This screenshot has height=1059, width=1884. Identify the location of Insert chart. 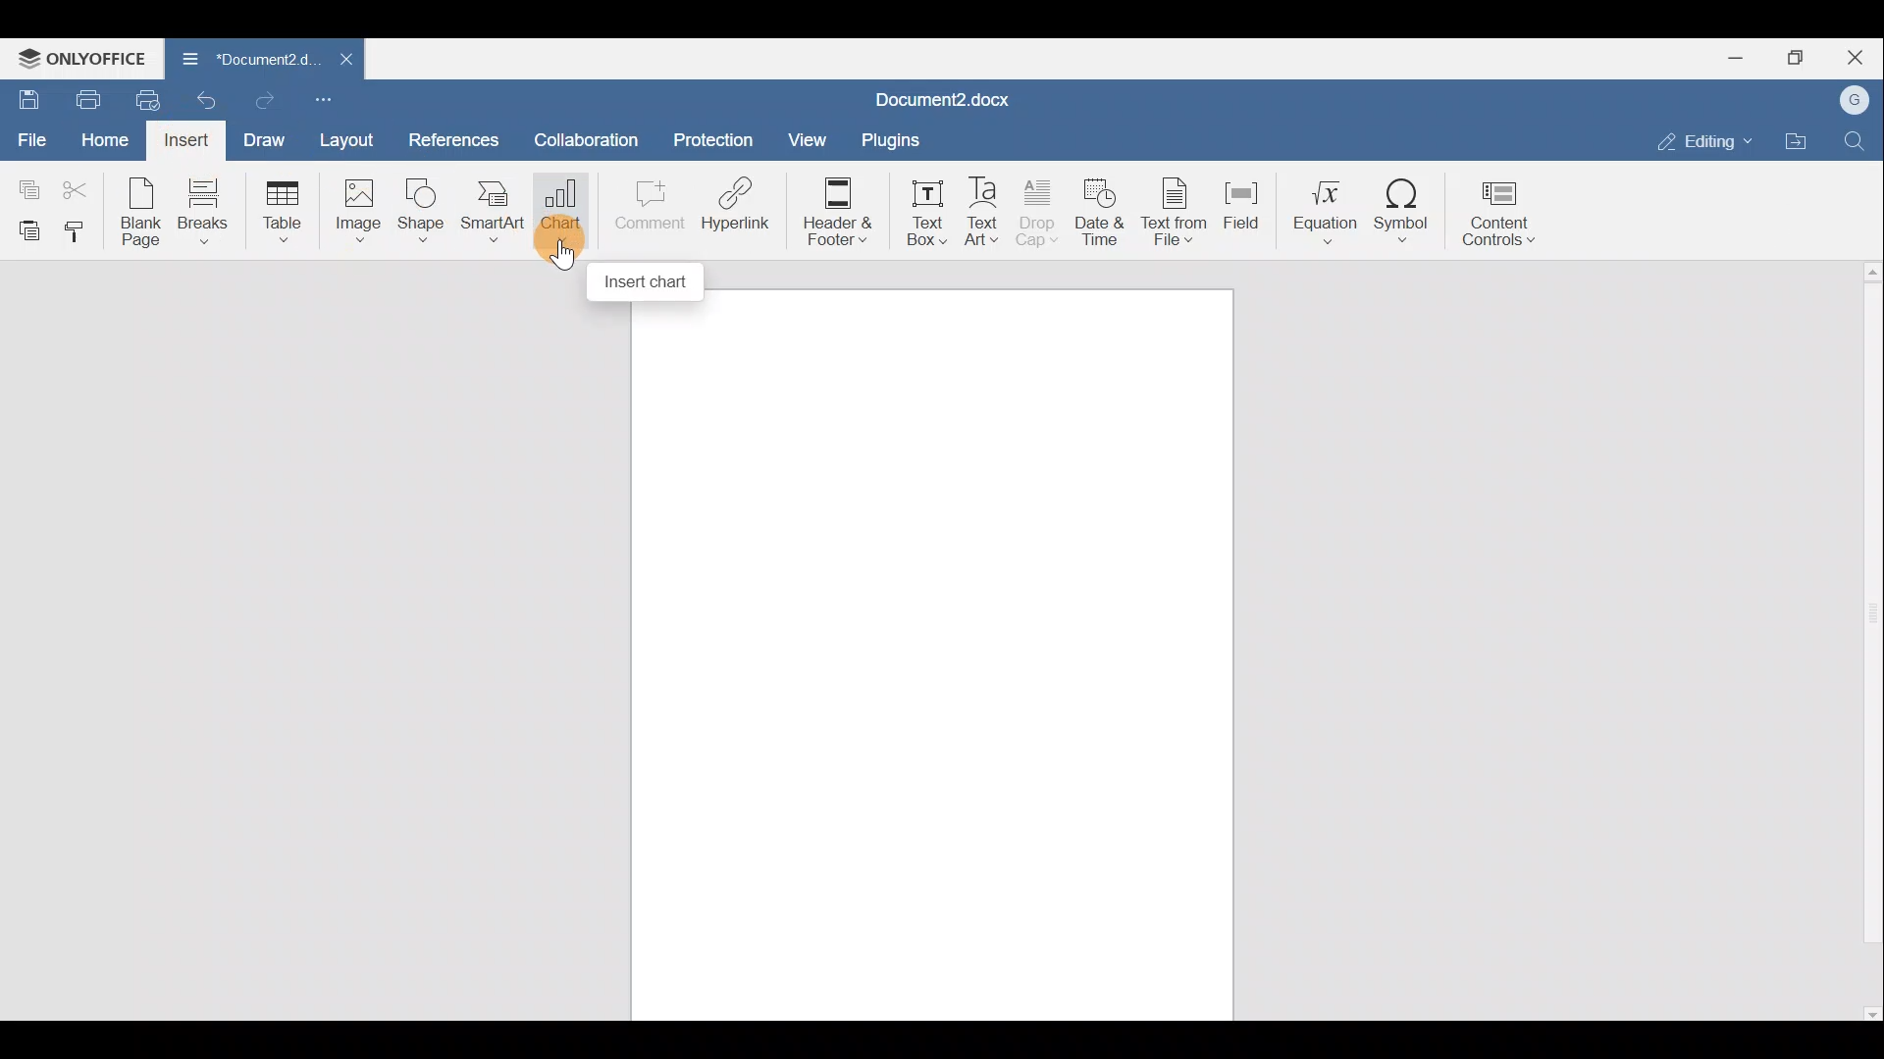
(648, 282).